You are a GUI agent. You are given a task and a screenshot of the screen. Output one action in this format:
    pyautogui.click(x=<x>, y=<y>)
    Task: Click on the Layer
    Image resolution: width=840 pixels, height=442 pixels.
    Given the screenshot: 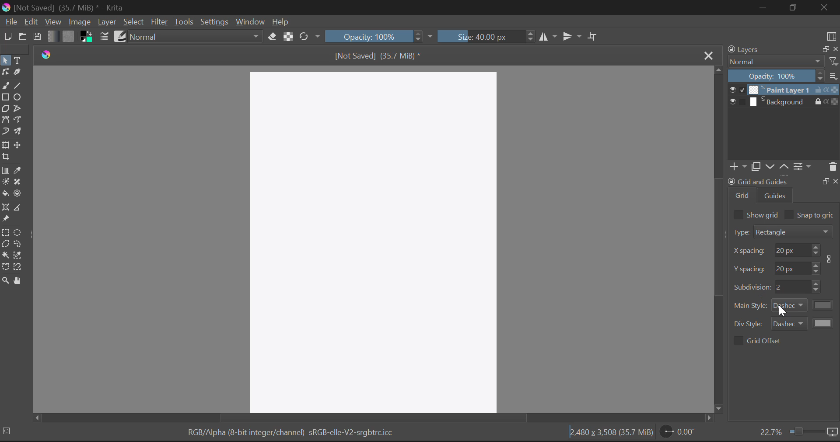 What is the action you would take?
    pyautogui.click(x=107, y=22)
    